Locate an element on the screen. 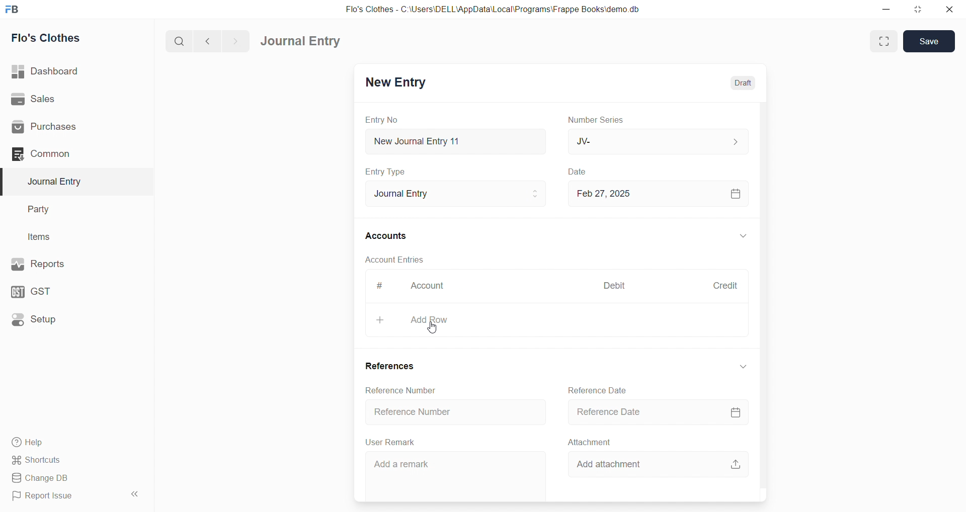 Image resolution: width=966 pixels, height=512 pixels. References is located at coordinates (392, 367).